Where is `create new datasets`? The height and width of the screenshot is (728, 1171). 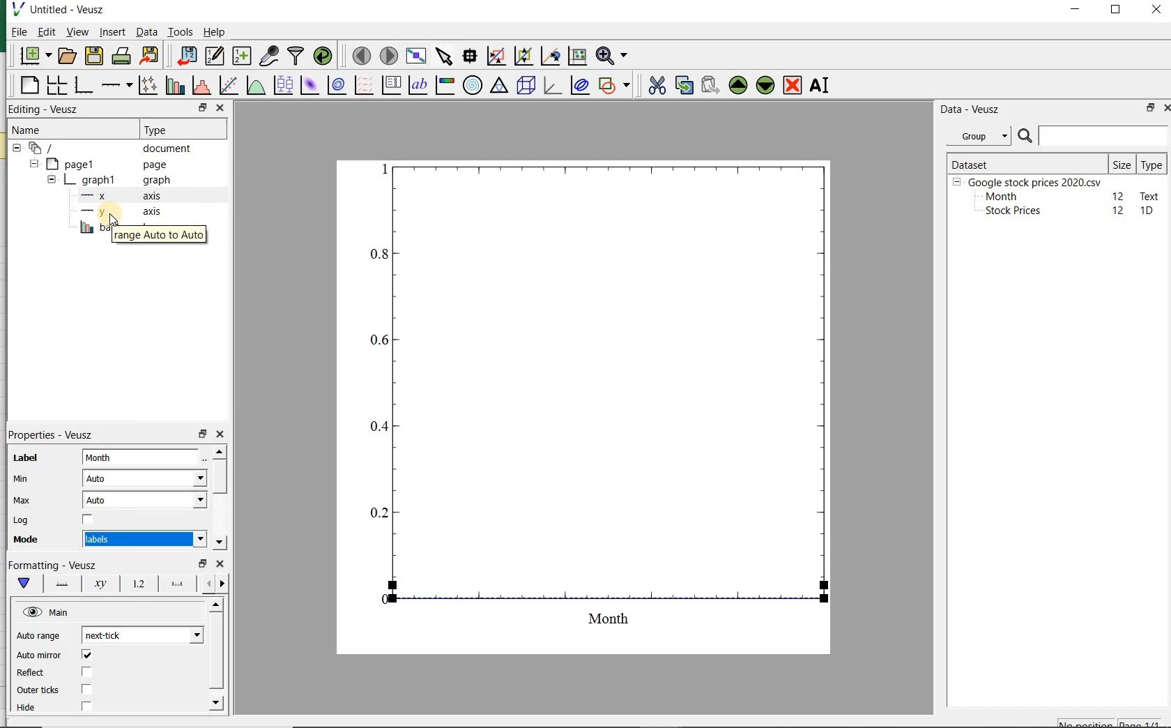
create new datasets is located at coordinates (242, 56).